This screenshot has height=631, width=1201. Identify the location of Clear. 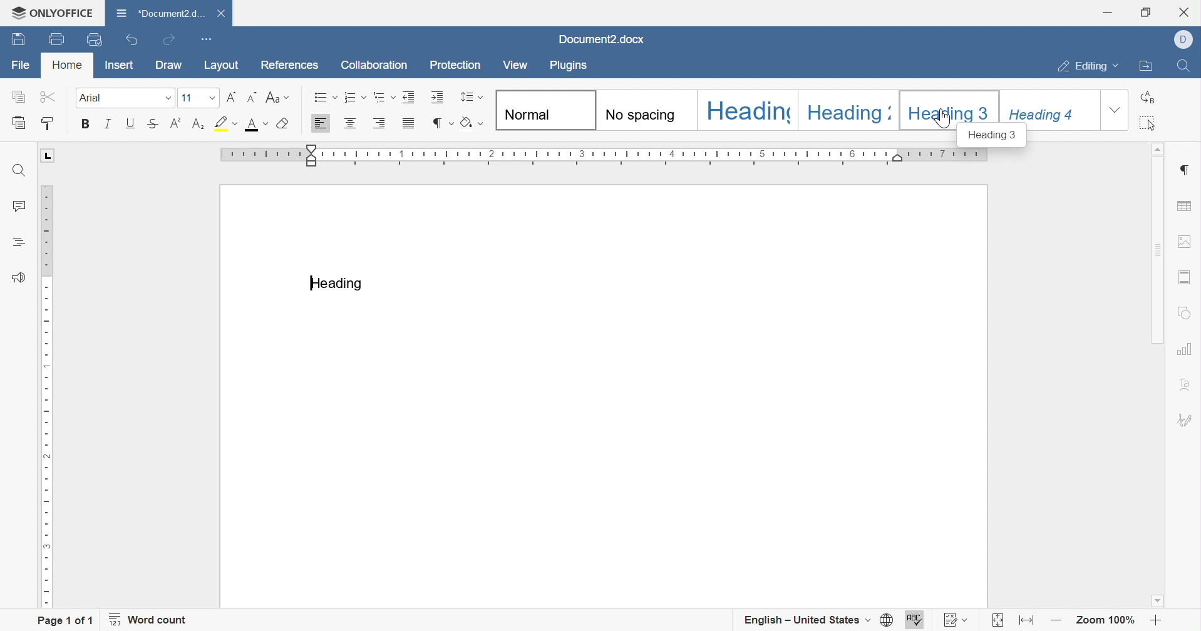
(281, 125).